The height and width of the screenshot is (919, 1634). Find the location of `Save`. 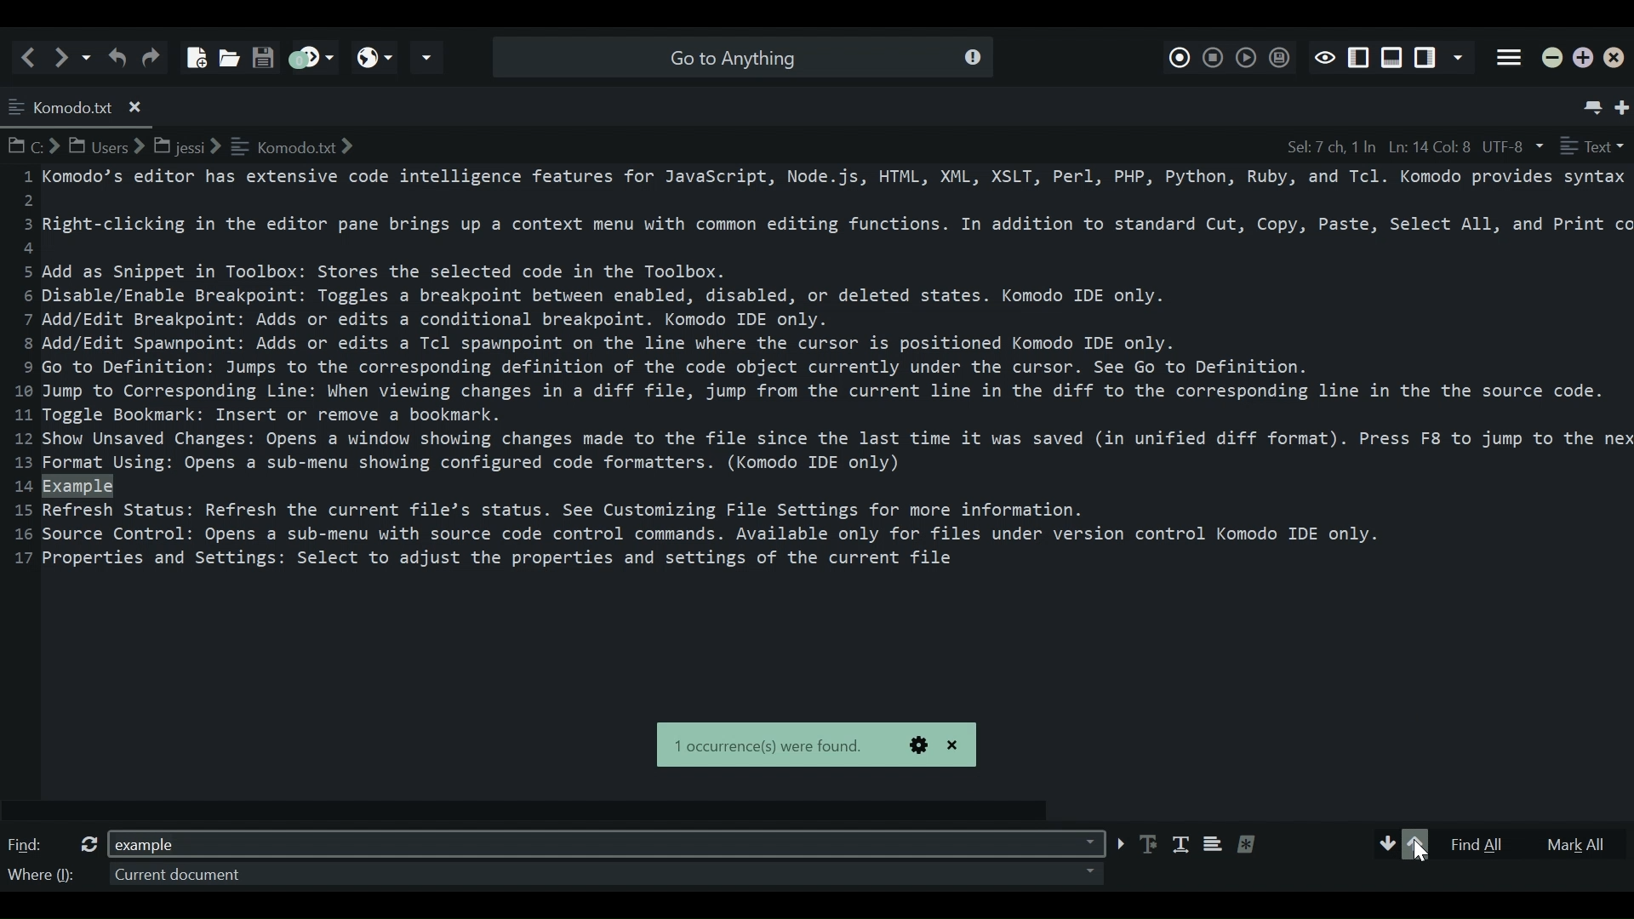

Save is located at coordinates (262, 52).